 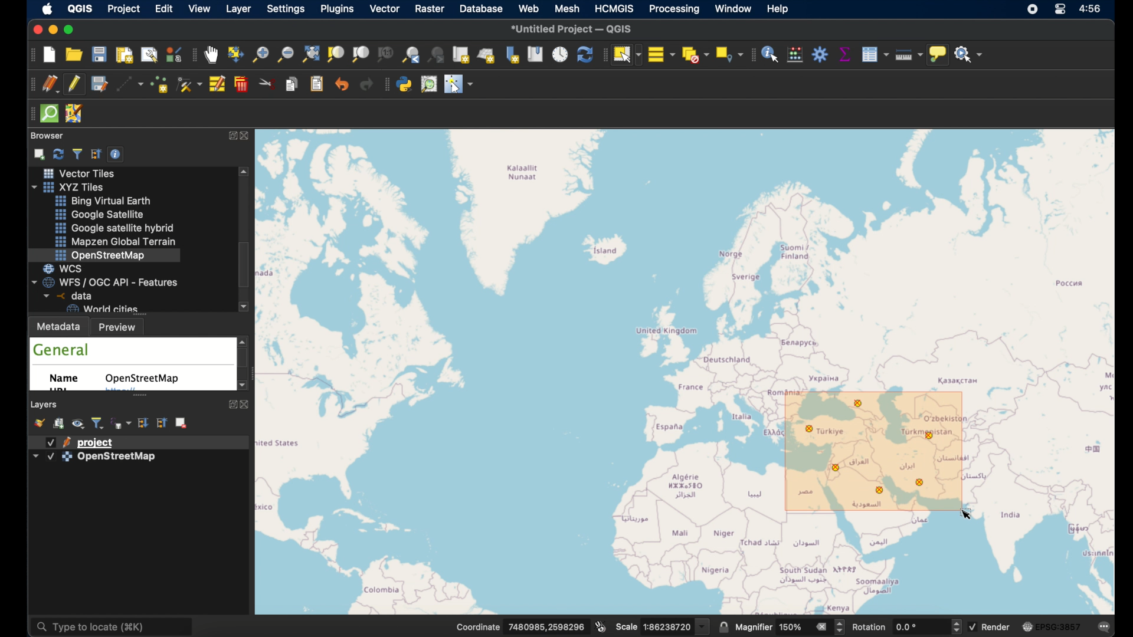 What do you see at coordinates (247, 265) in the screenshot?
I see `scroll box` at bounding box center [247, 265].